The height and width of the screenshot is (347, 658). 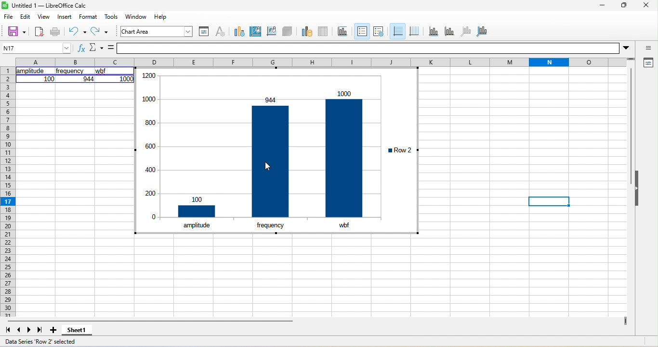 I want to click on wbf, so click(x=103, y=72).